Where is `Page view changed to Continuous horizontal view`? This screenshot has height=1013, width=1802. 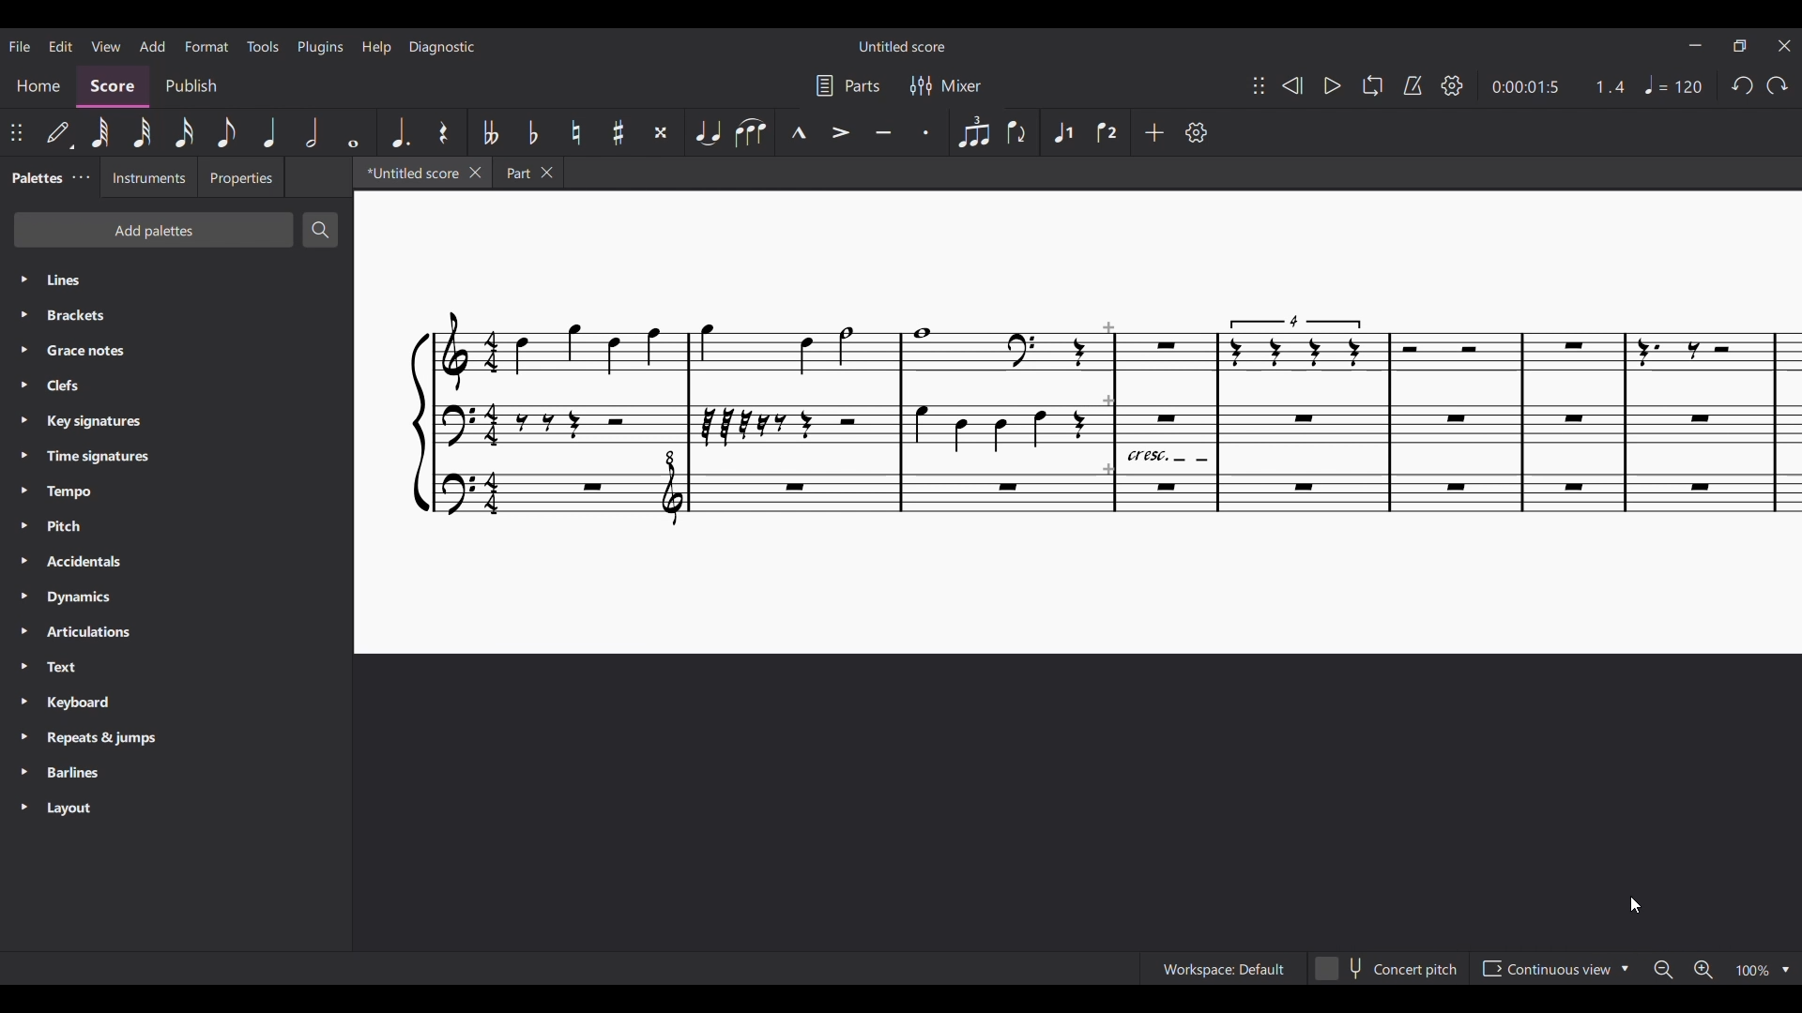 Page view changed to Continuous horizontal view is located at coordinates (1077, 423).